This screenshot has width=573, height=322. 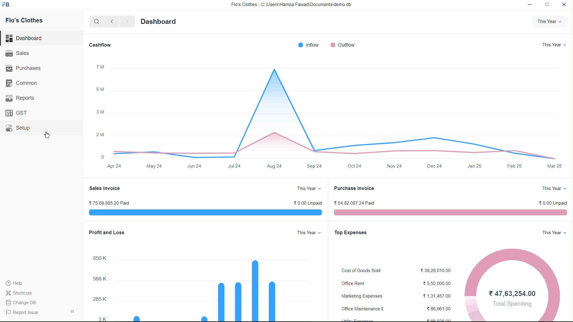 What do you see at coordinates (23, 82) in the screenshot?
I see `Common` at bounding box center [23, 82].